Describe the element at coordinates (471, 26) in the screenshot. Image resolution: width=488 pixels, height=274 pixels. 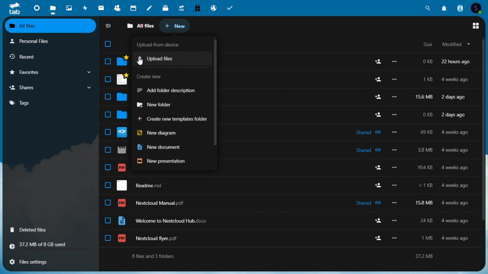
I see `main menu` at that location.